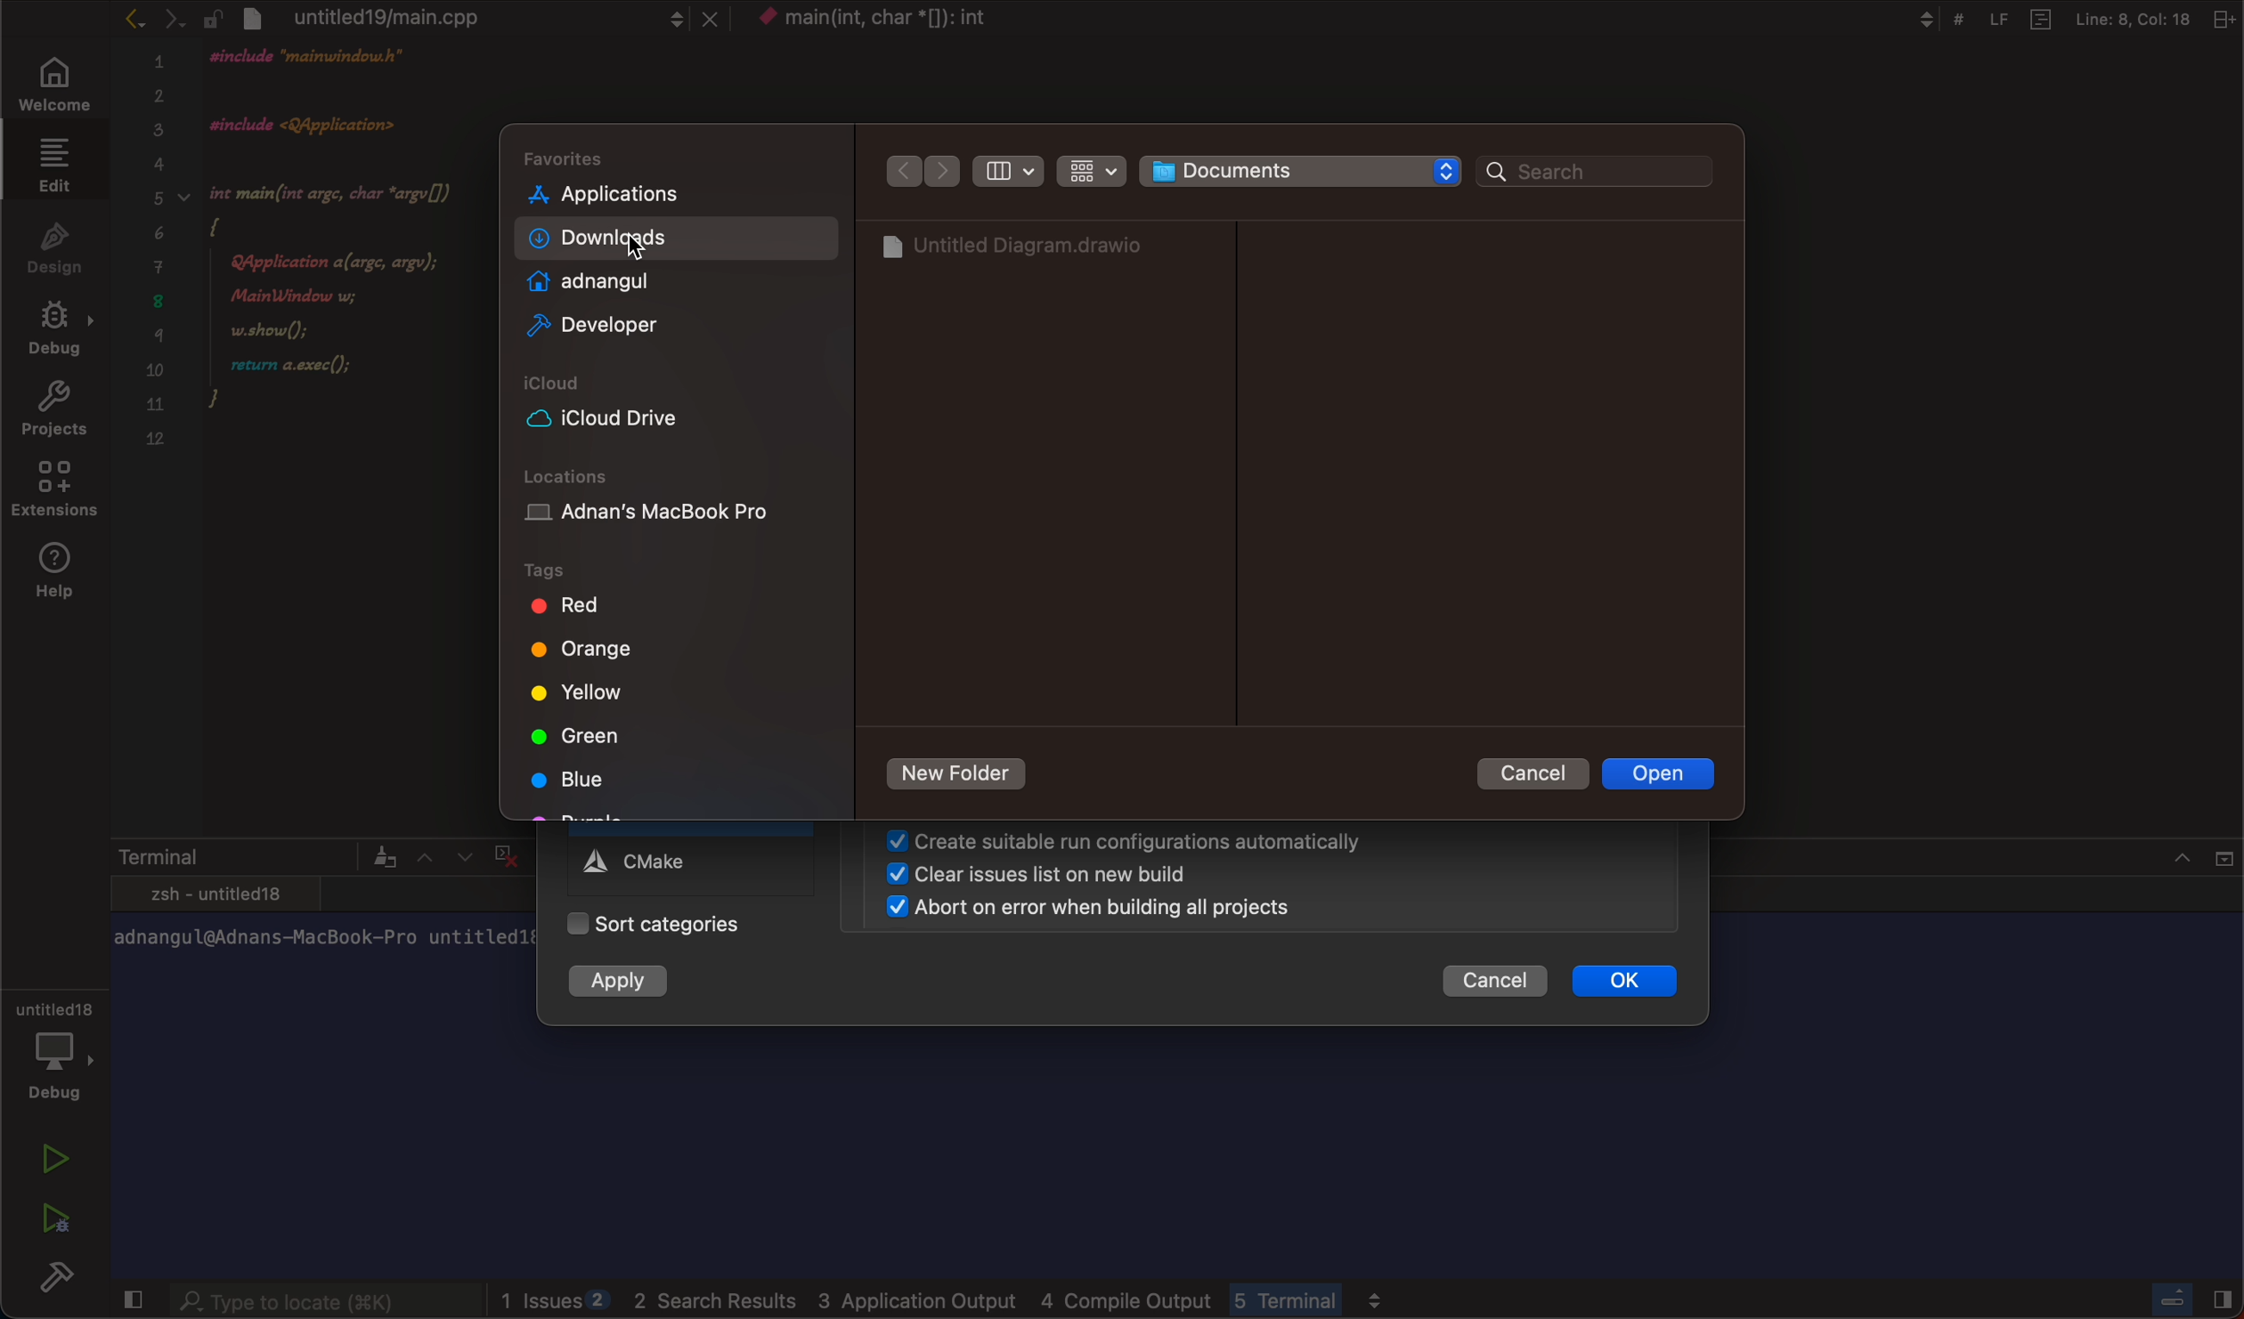 This screenshot has width=2244, height=1319. What do you see at coordinates (51, 405) in the screenshot?
I see `projects` at bounding box center [51, 405].